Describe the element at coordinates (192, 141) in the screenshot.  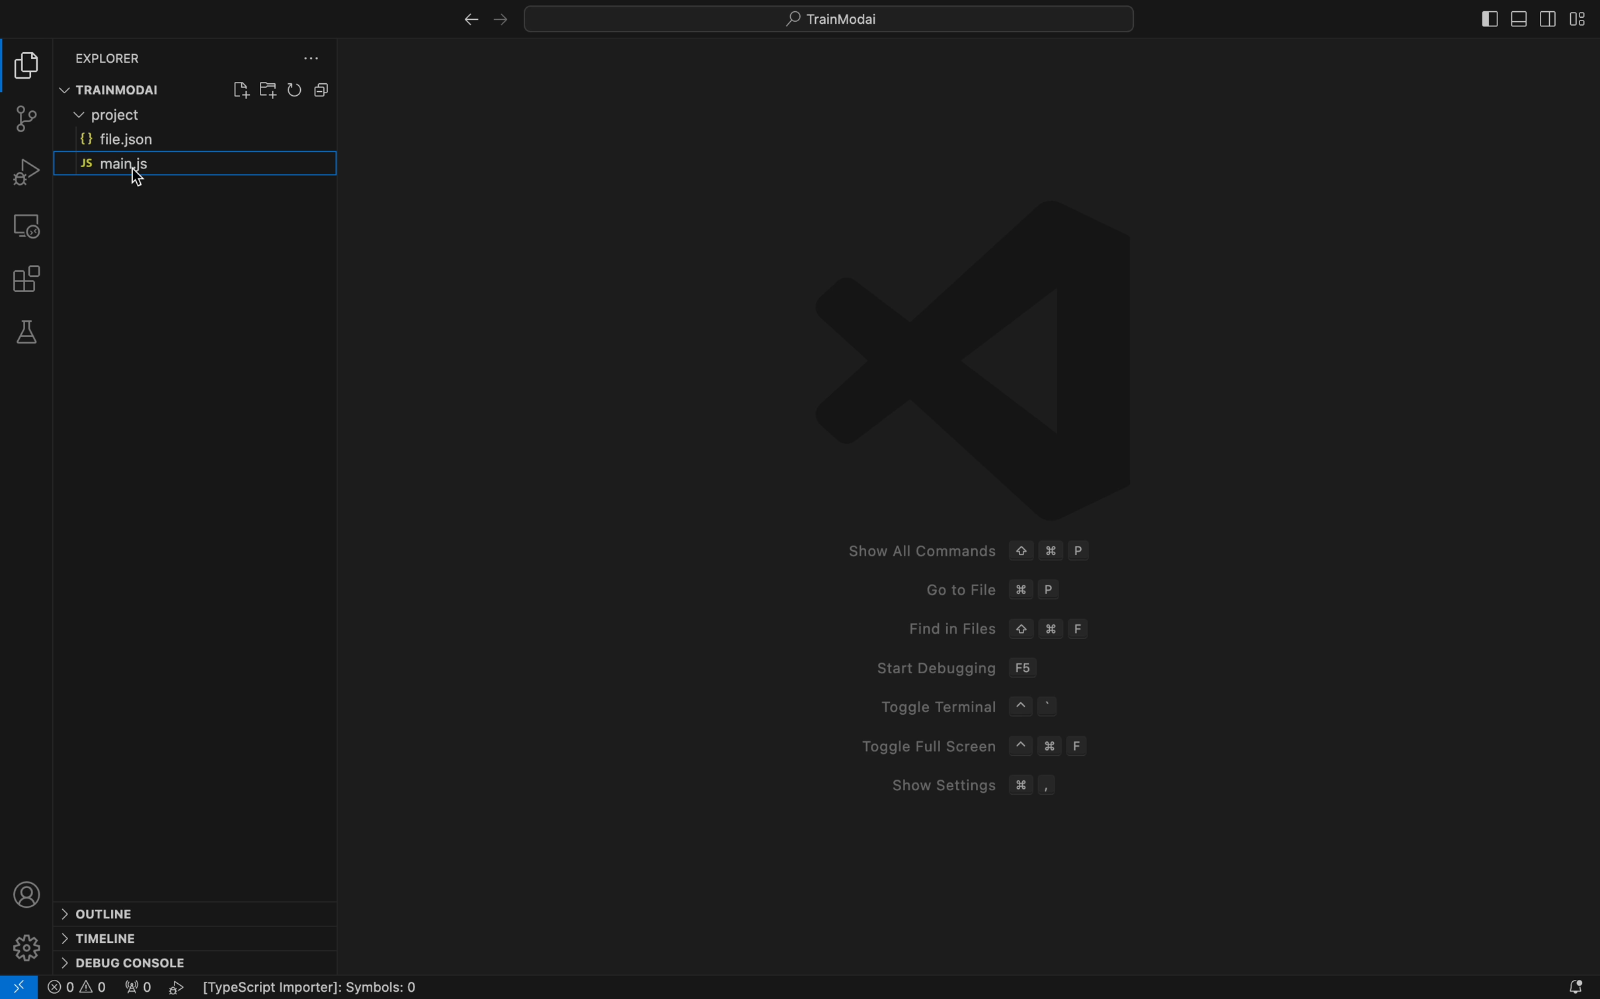
I see `file.json` at that location.